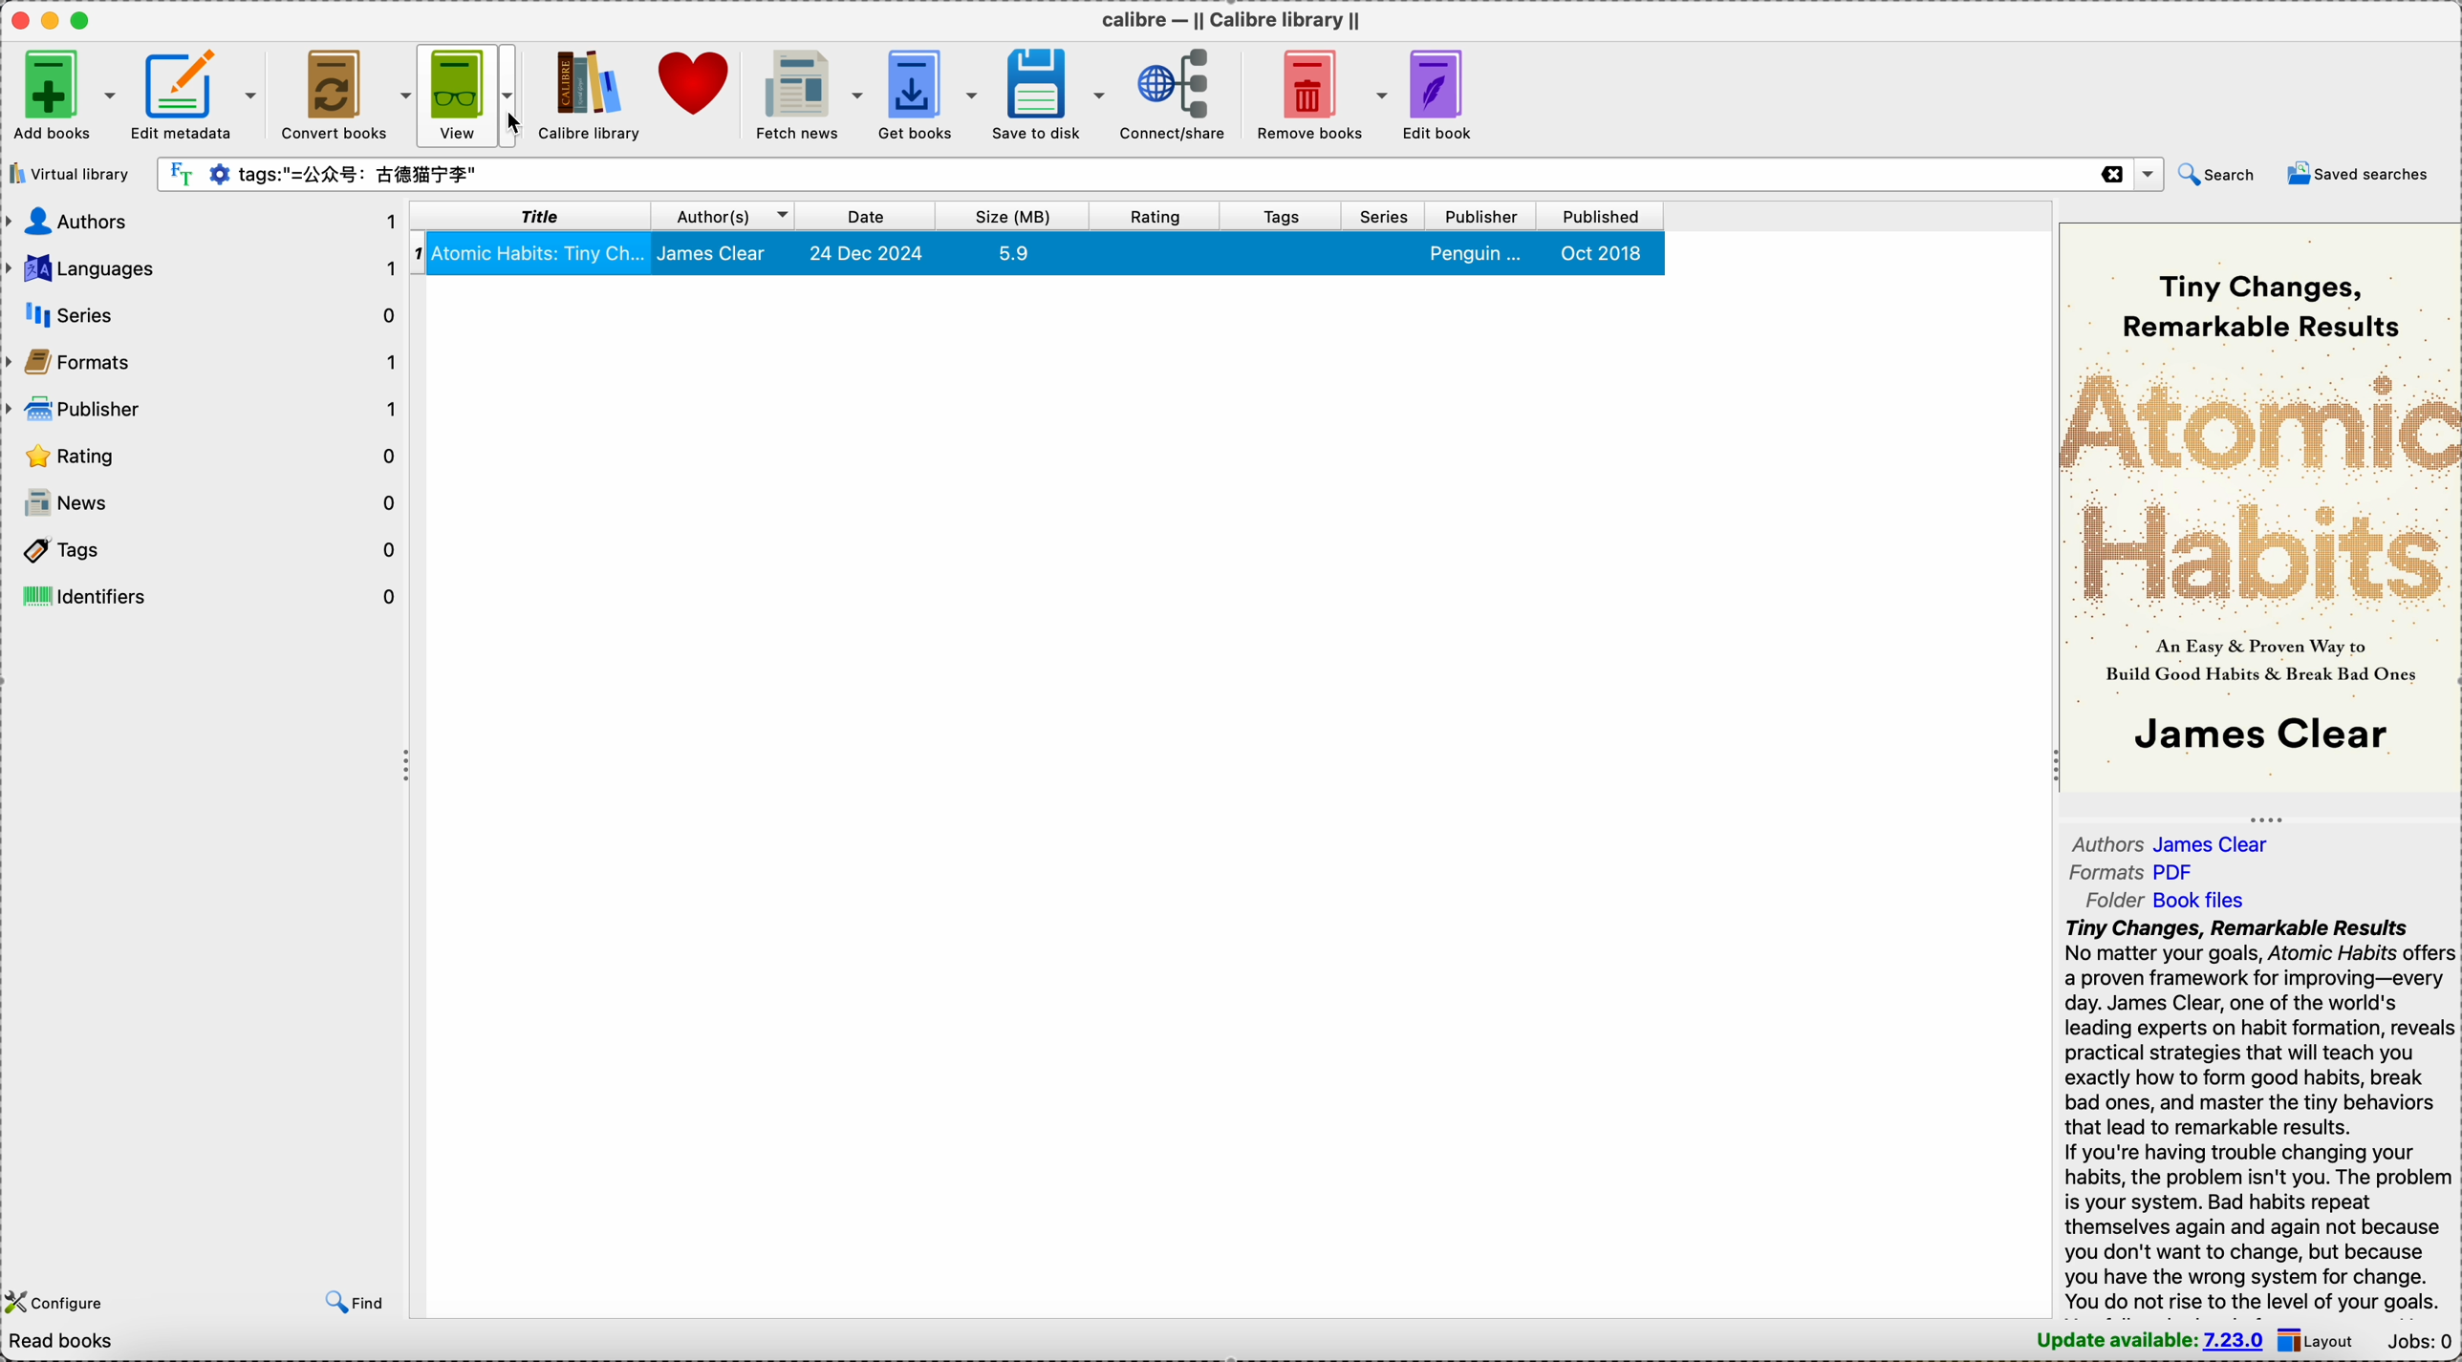 This screenshot has width=2462, height=1362. I want to click on size, so click(1013, 215).